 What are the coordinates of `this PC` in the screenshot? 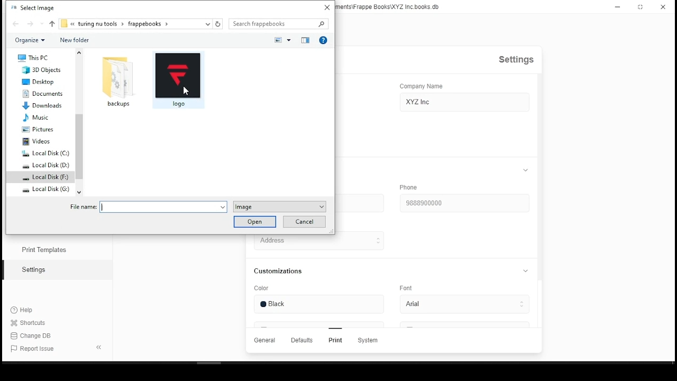 It's located at (34, 58).